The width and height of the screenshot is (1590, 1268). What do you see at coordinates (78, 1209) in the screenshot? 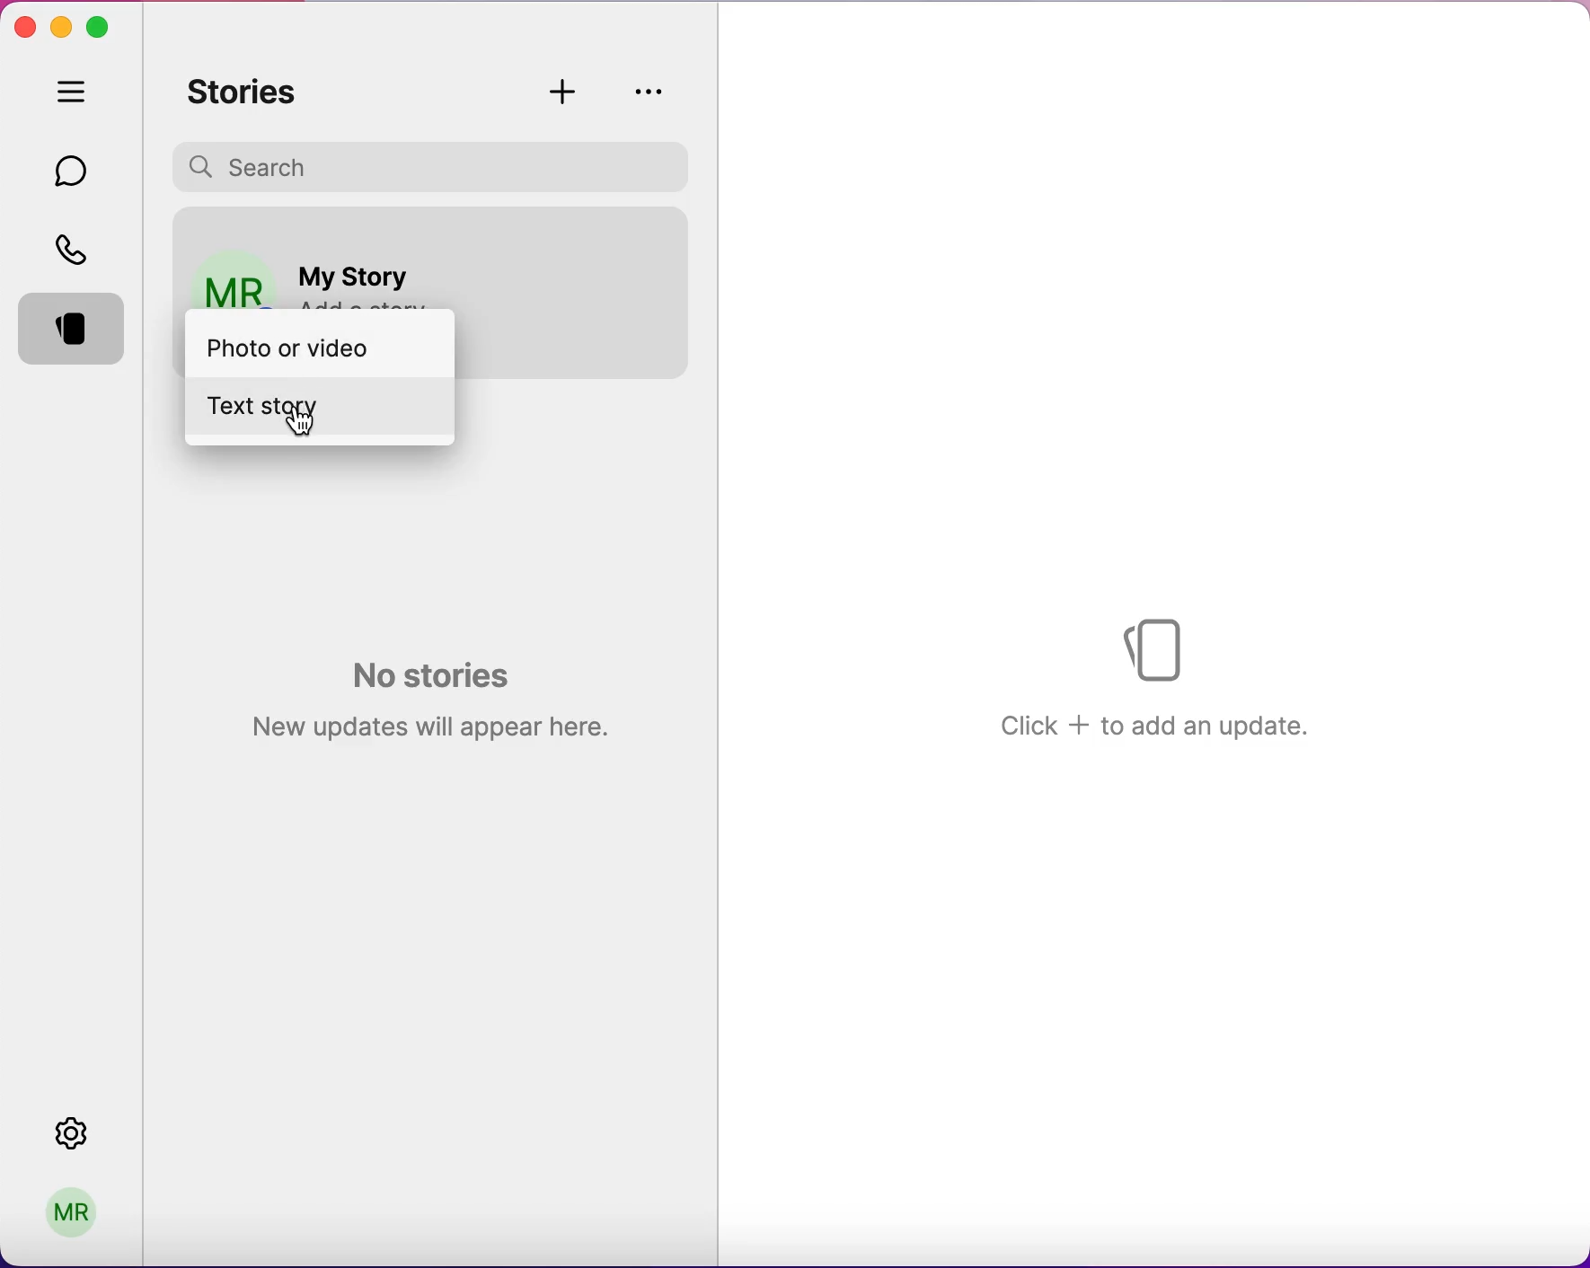
I see `user` at bounding box center [78, 1209].